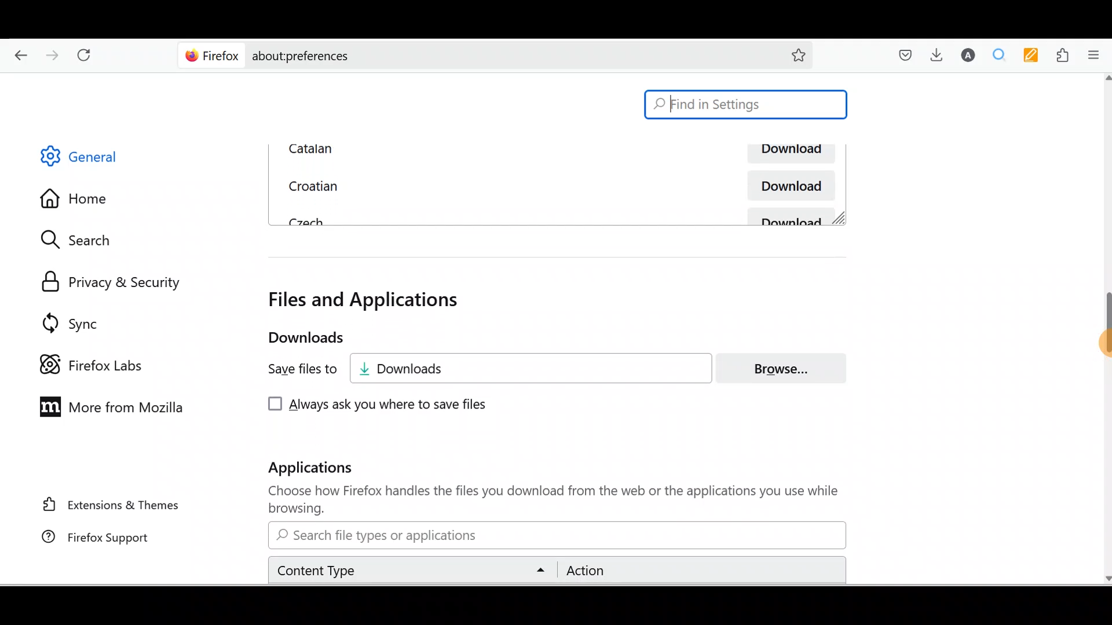 The width and height of the screenshot is (1112, 625). I want to click on scroll down, so click(1105, 577).